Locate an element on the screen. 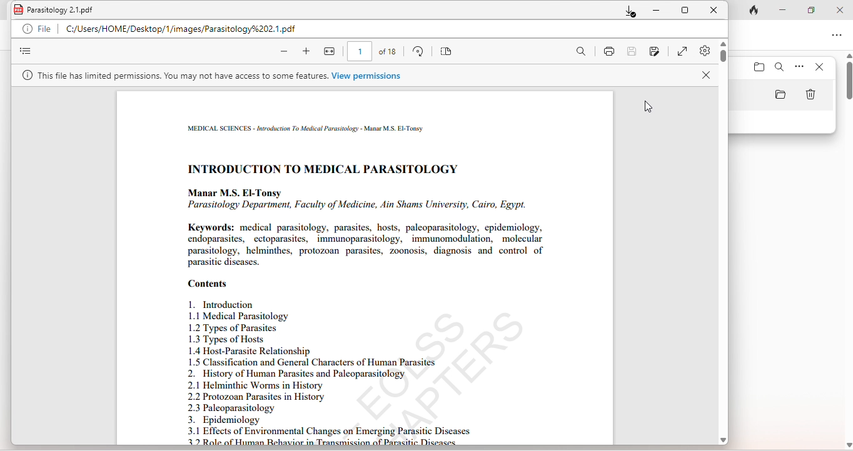 The height and width of the screenshot is (451, 853). cursor movement is located at coordinates (649, 107).